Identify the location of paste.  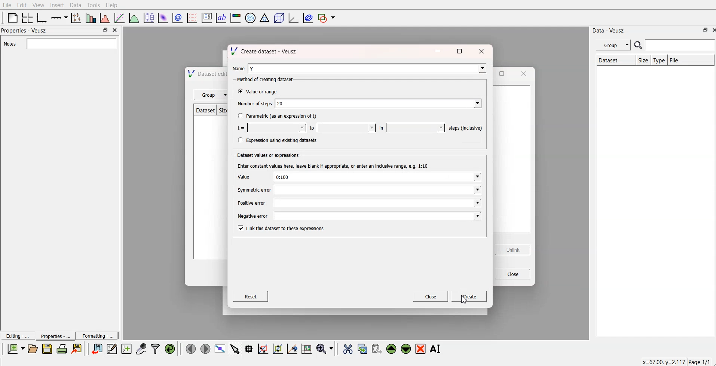
(377, 348).